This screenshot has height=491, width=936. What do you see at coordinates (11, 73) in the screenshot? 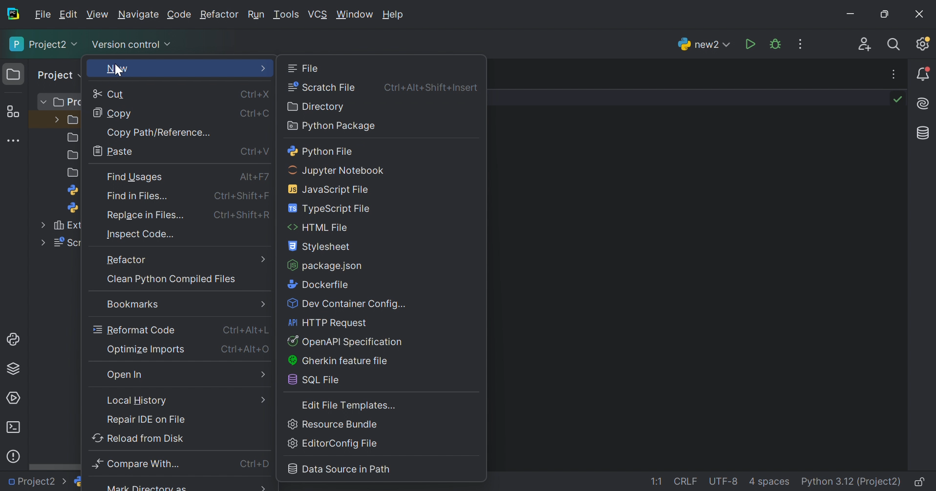
I see `Folder icon` at bounding box center [11, 73].